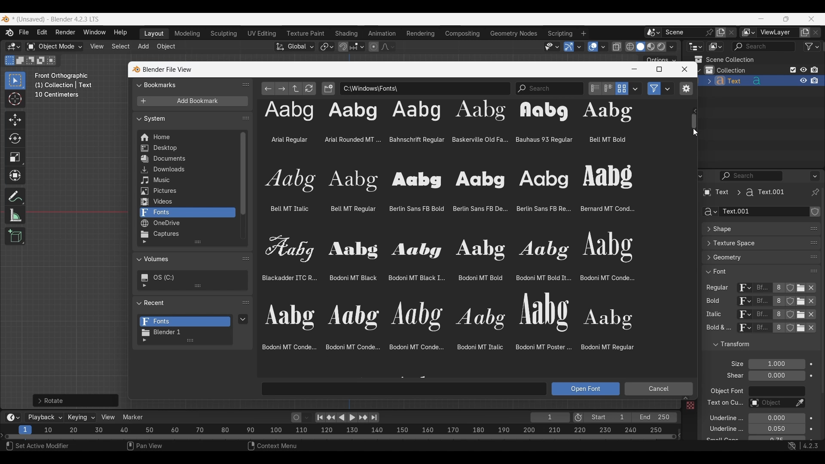 This screenshot has height=464, width=825. Describe the element at coordinates (186, 84) in the screenshot. I see `Collapse Bookmarks` at that location.